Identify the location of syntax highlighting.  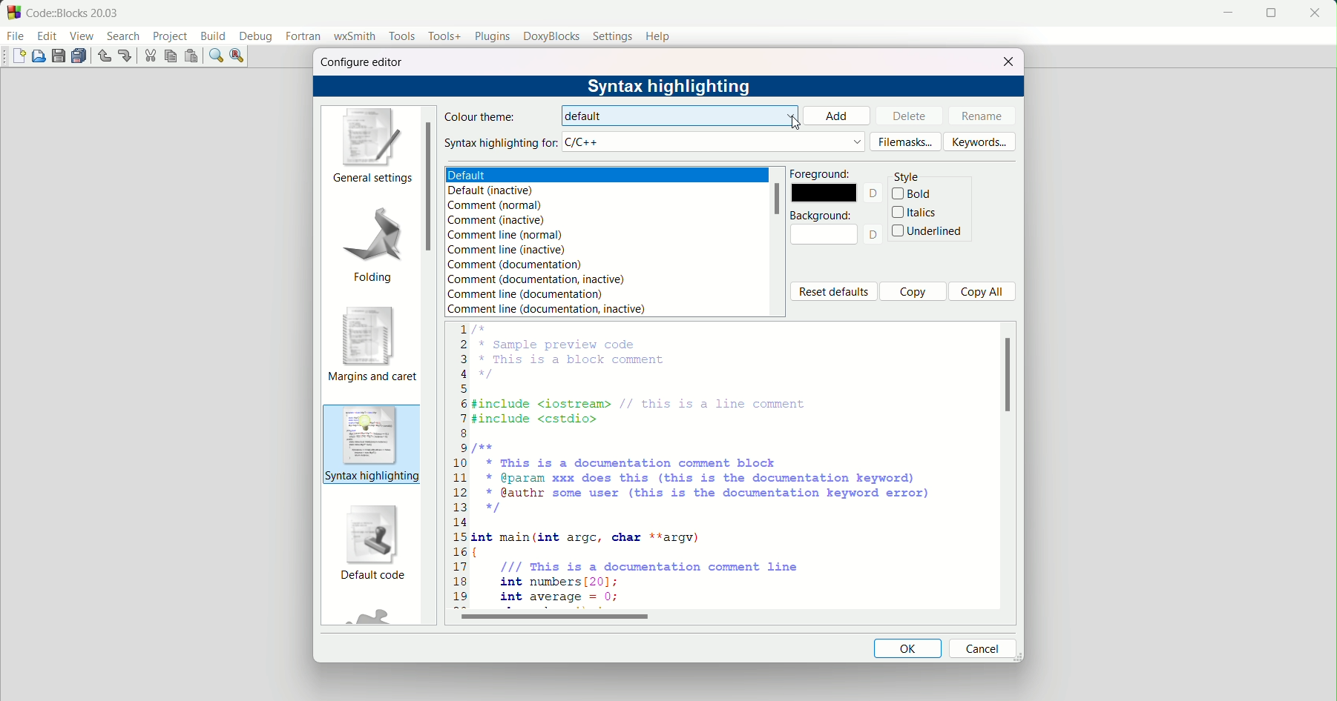
(372, 444).